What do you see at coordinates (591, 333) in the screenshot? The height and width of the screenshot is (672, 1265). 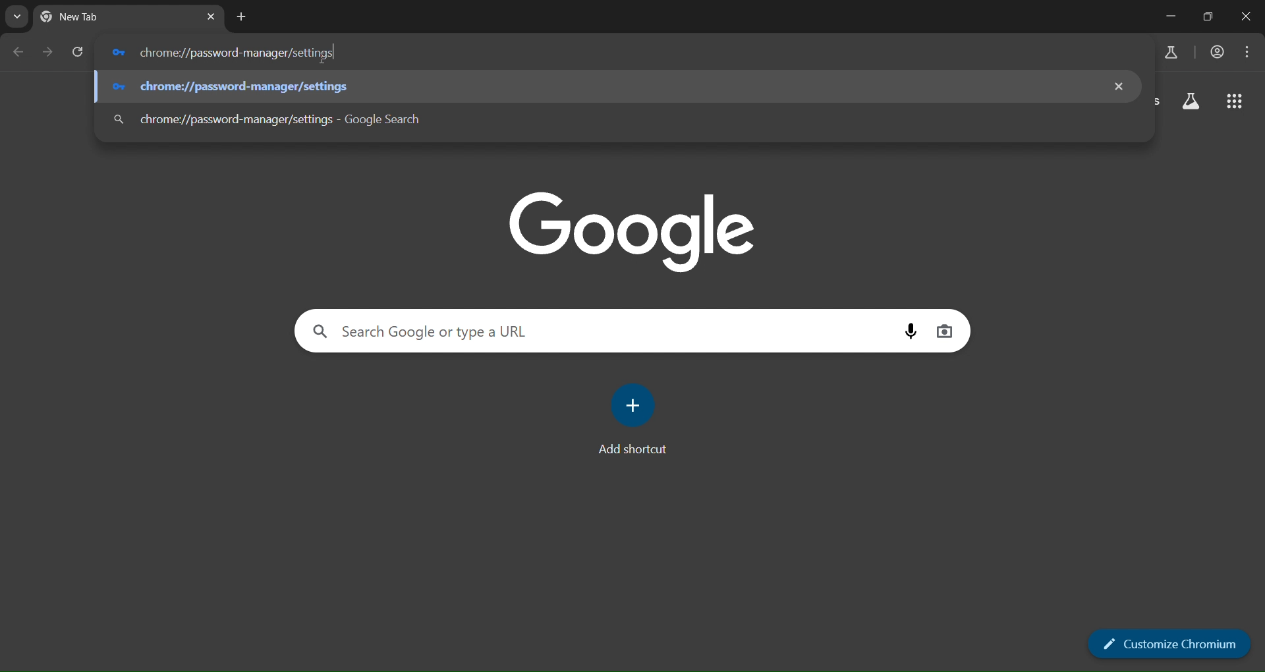 I see `search panel` at bounding box center [591, 333].